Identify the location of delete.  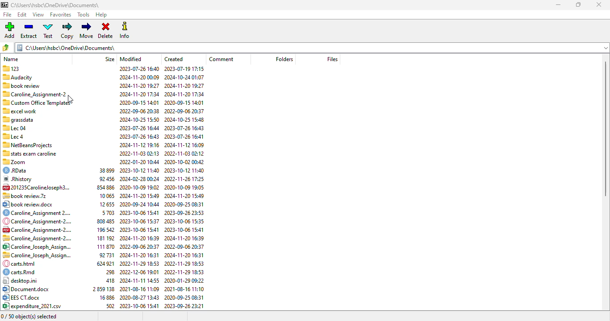
(105, 30).